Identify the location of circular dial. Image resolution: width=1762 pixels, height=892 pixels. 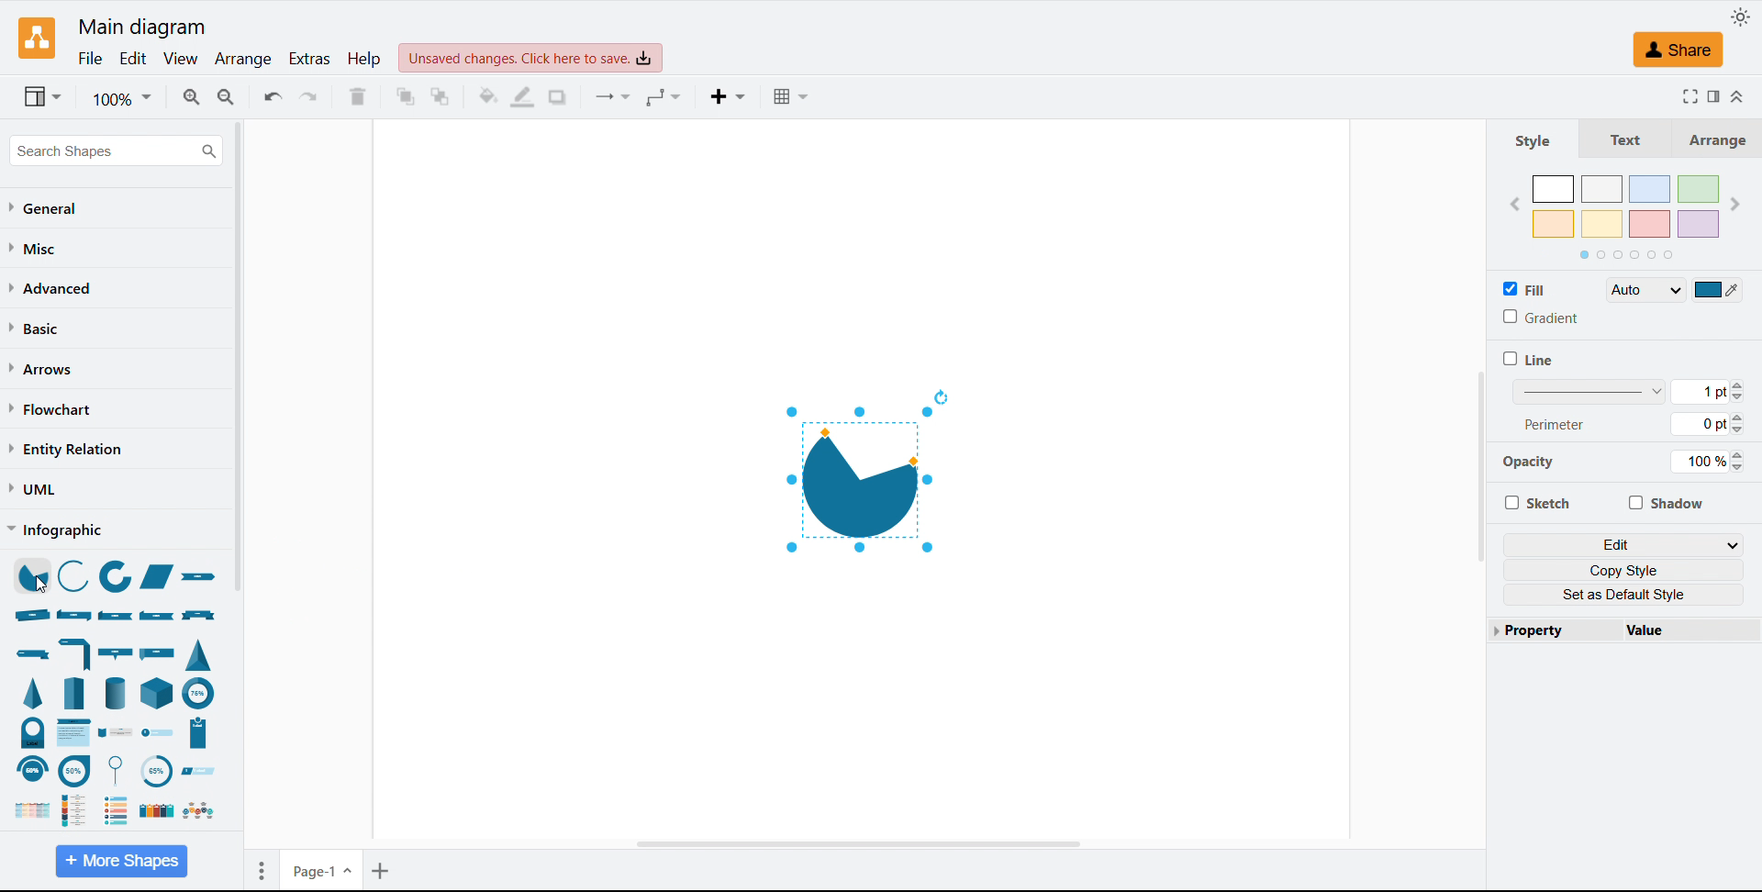
(157, 771).